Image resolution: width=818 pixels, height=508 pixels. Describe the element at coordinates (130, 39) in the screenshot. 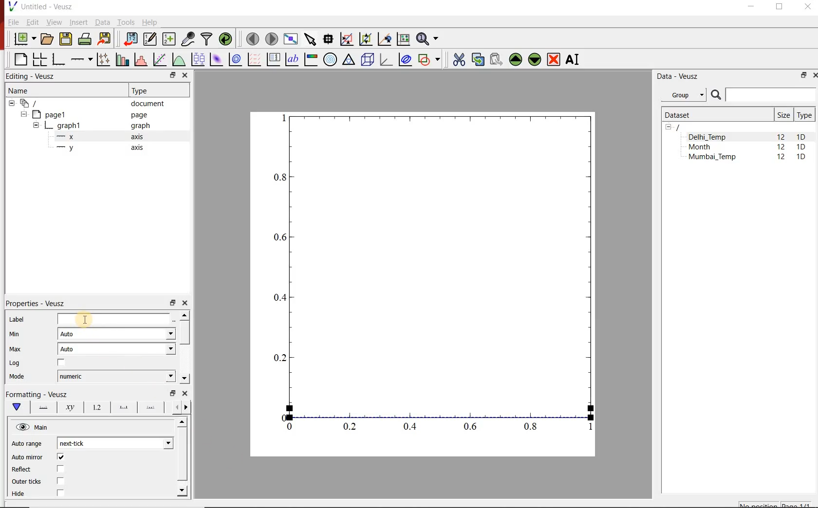

I see `import data into Veusz` at that location.